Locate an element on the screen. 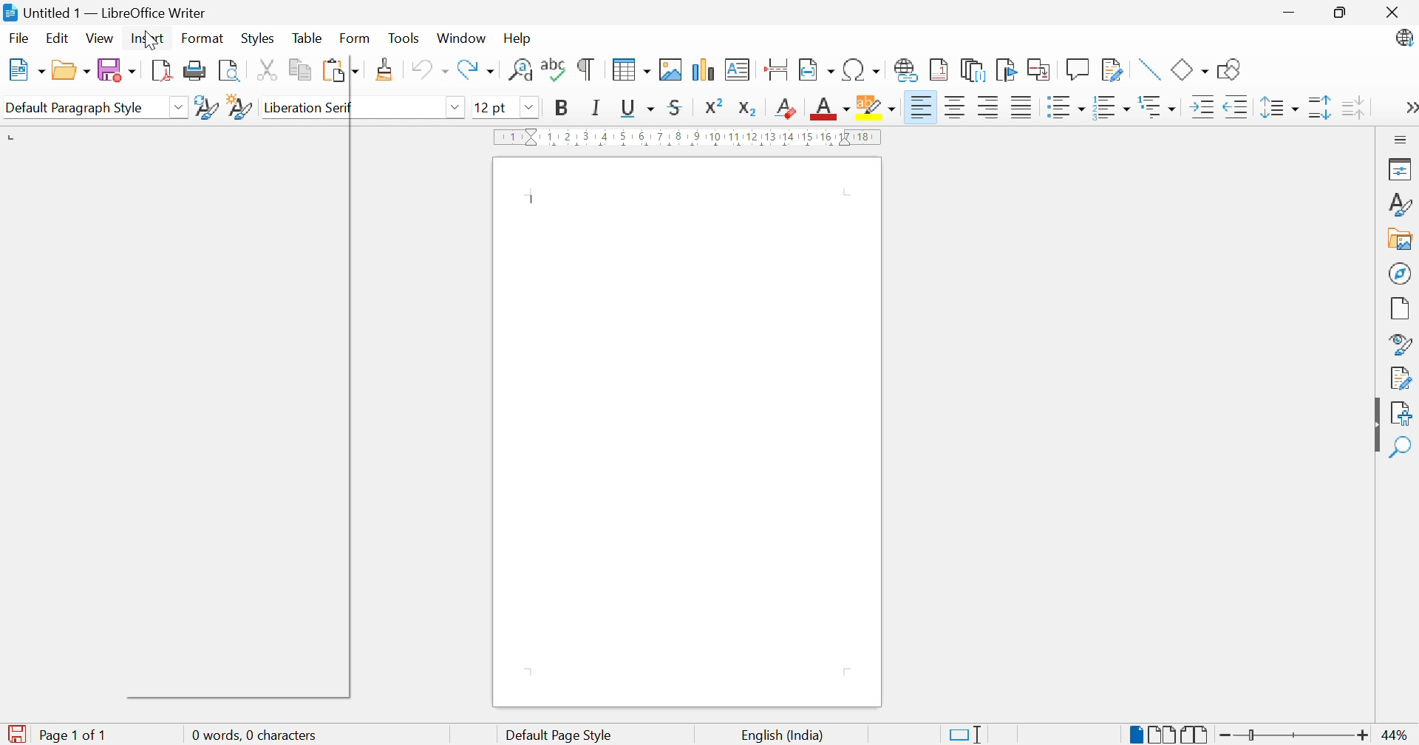 Image resolution: width=1419 pixels, height=745 pixels. Paste is located at coordinates (344, 71).